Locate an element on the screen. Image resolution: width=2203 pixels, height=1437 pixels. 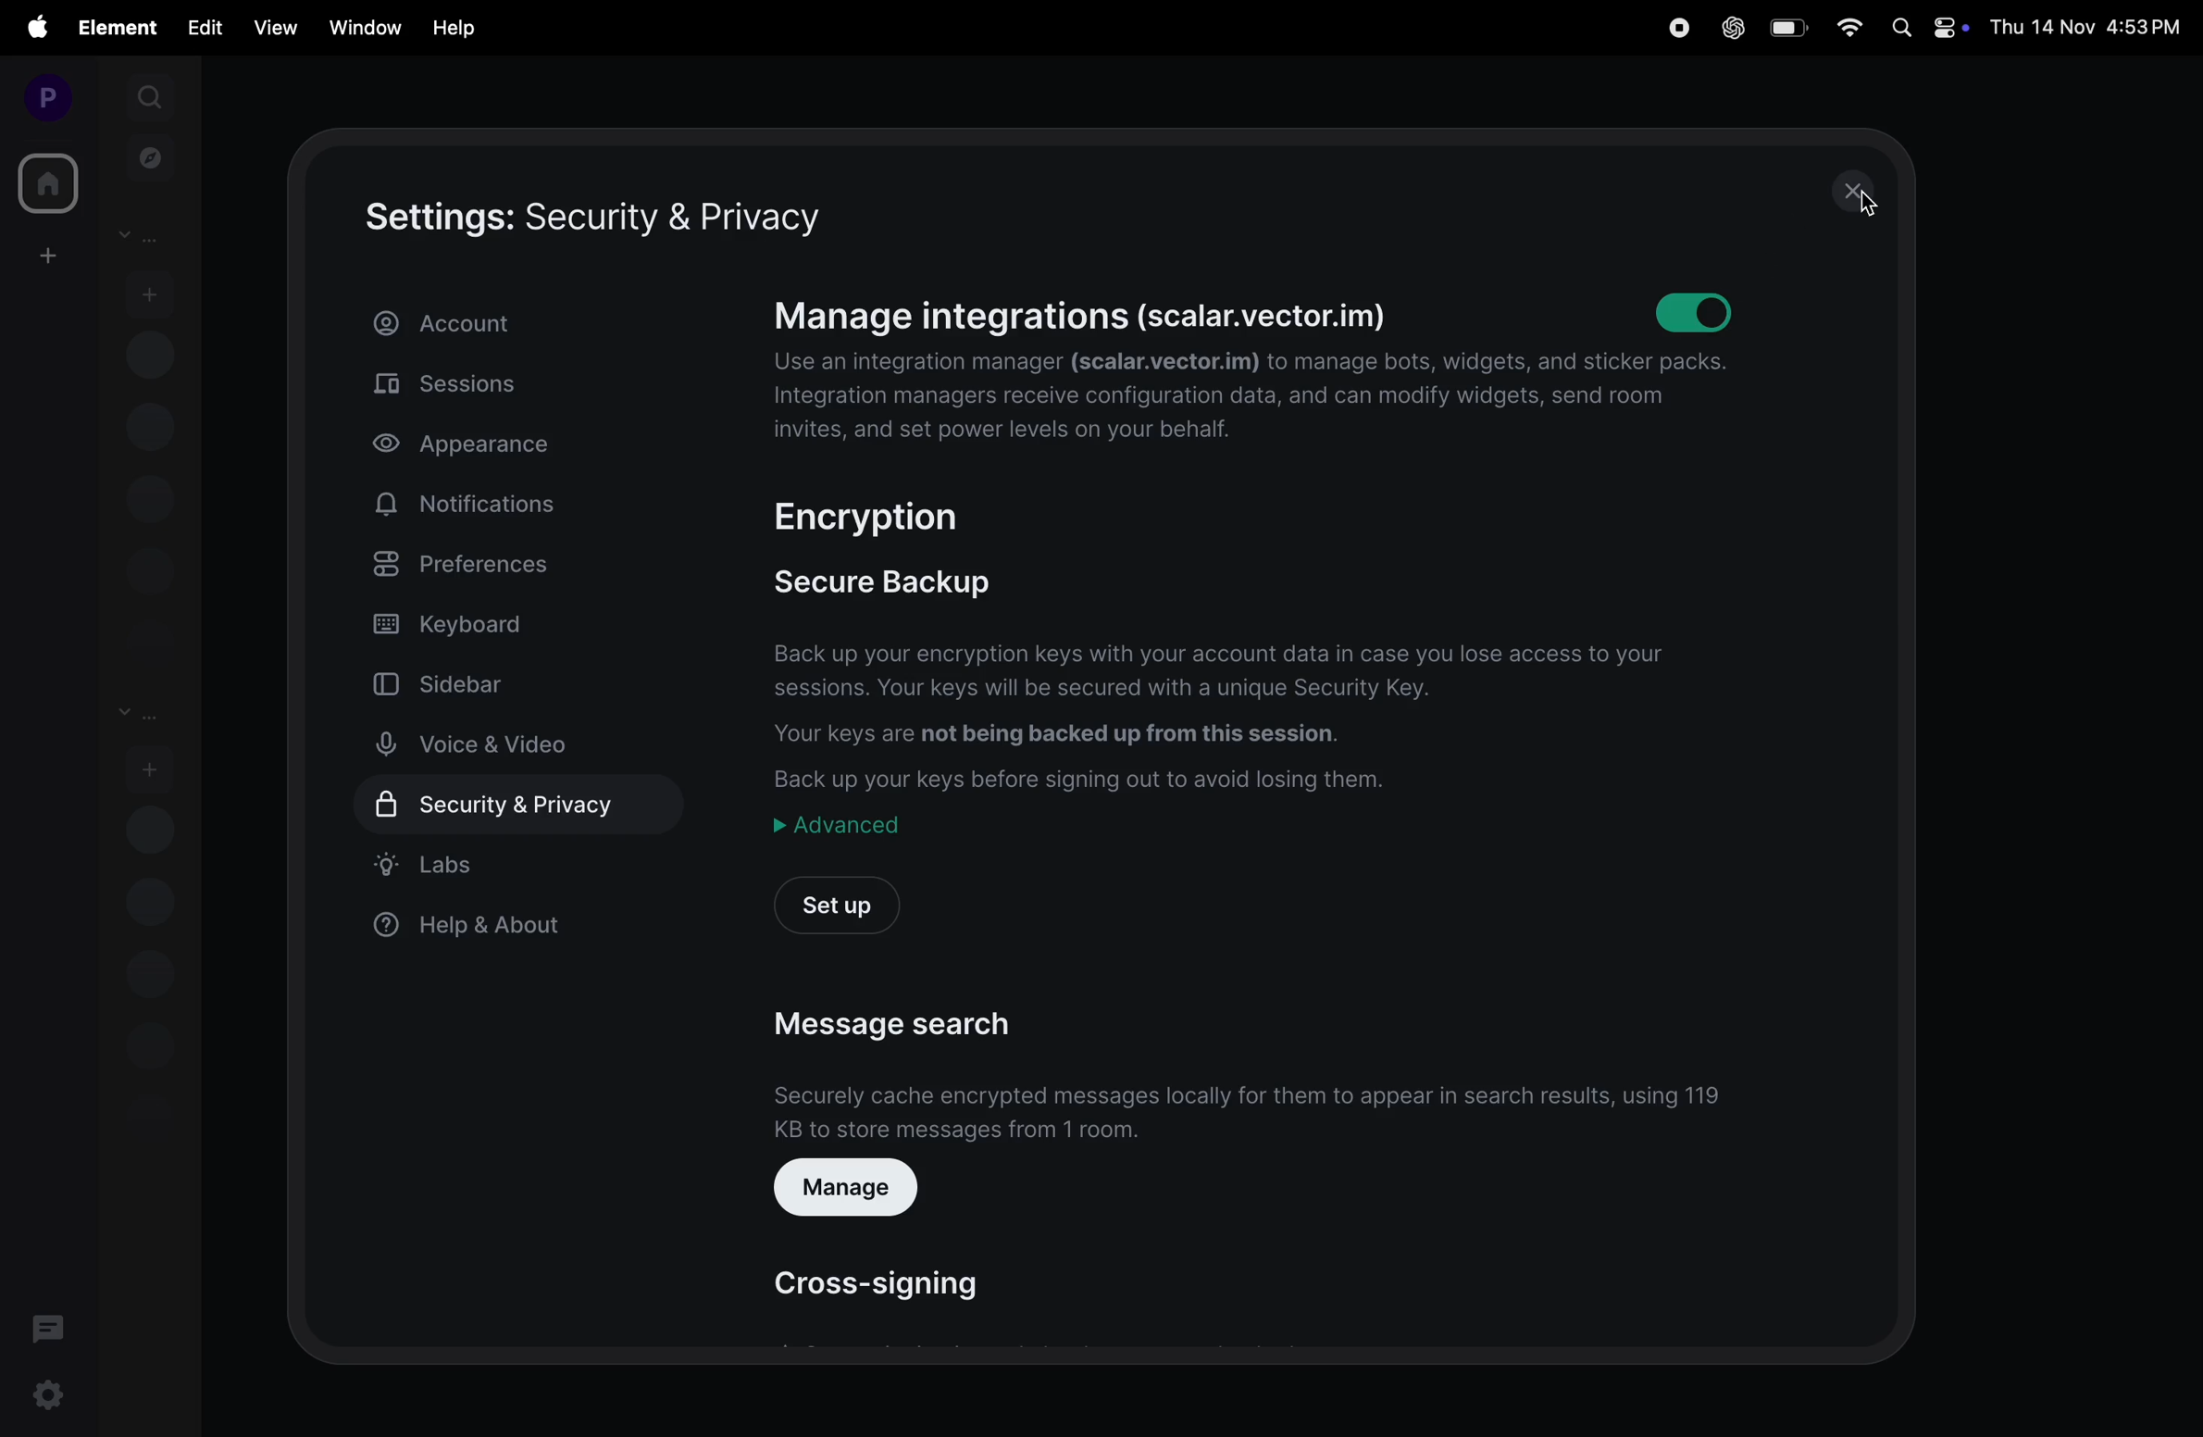
setup is located at coordinates (841, 902).